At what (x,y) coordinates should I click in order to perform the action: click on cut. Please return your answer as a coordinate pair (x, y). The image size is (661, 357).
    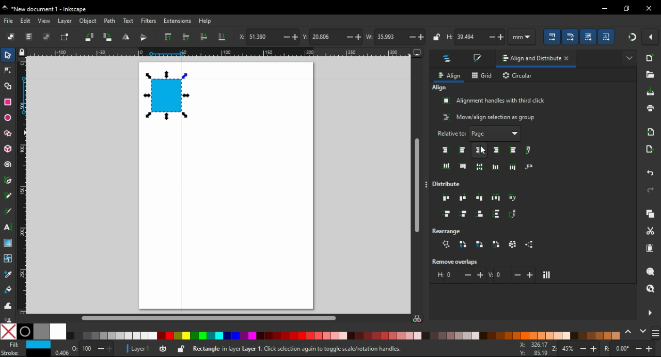
    Looking at the image, I should click on (651, 231).